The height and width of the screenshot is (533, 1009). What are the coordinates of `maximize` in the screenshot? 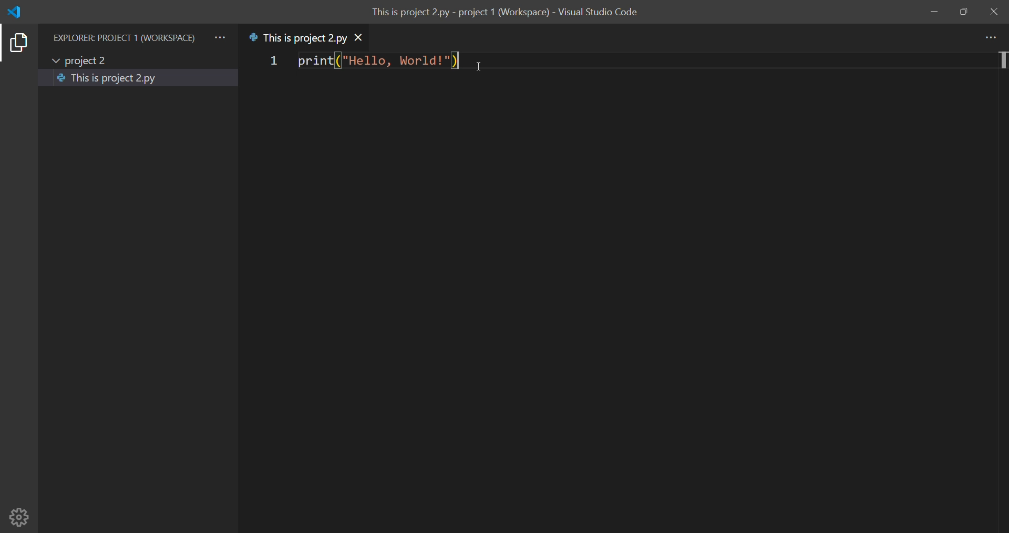 It's located at (964, 13).